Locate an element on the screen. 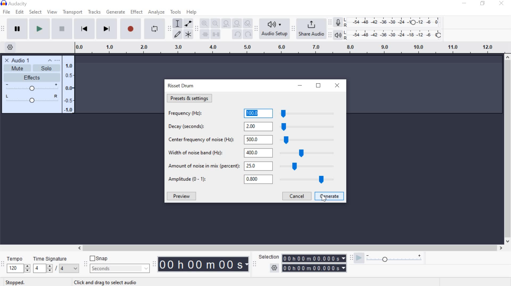  Looping Region is located at coordinates (289, 48).